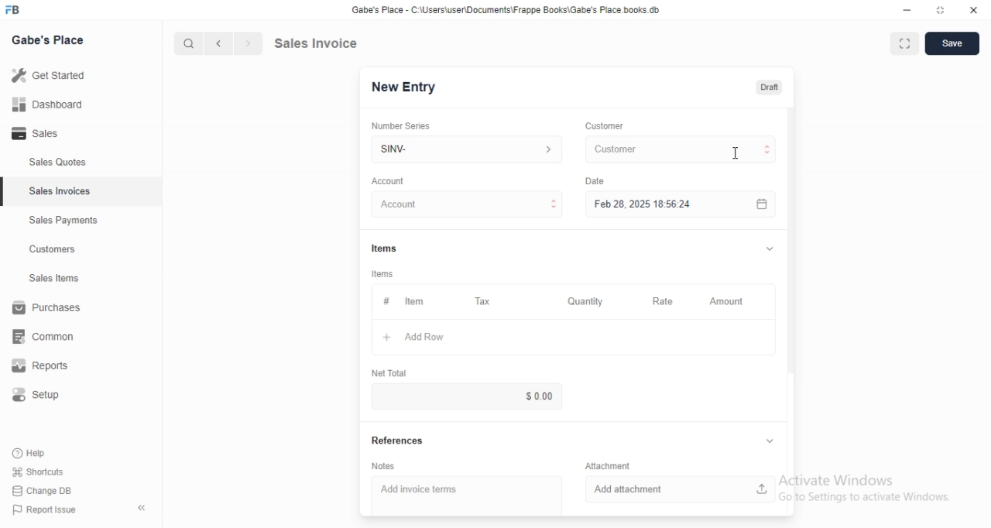 The image size is (991, 528). Describe the element at coordinates (232, 43) in the screenshot. I see `forward/backward` at that location.